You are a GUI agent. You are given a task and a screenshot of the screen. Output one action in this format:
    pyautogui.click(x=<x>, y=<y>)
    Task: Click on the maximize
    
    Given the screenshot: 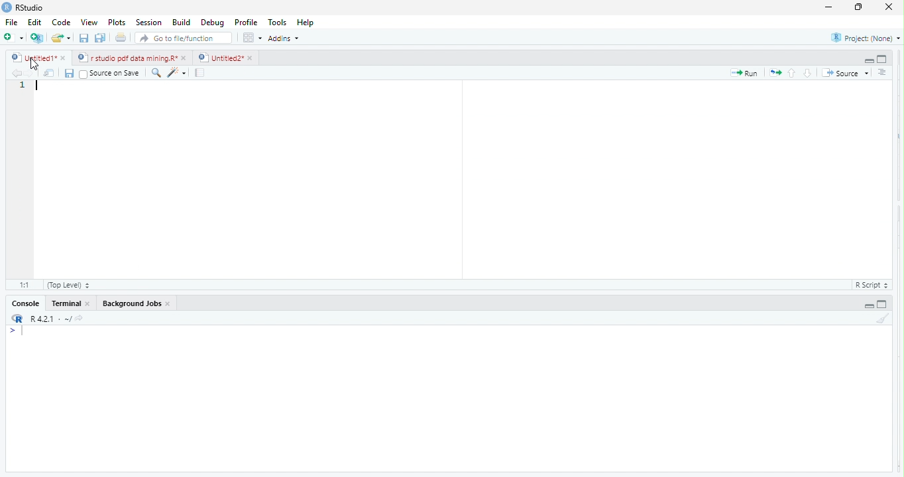 What is the action you would take?
    pyautogui.click(x=827, y=9)
    